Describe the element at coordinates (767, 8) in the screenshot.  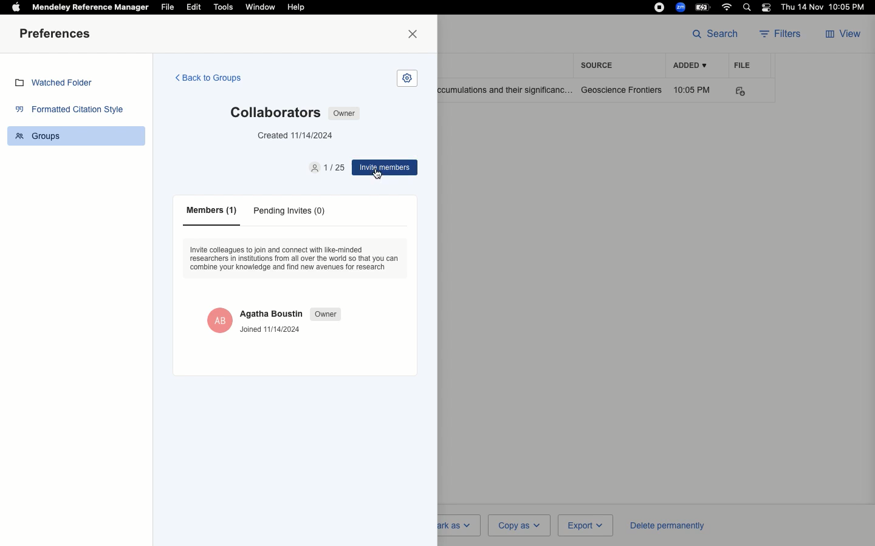
I see `Notification bar` at that location.